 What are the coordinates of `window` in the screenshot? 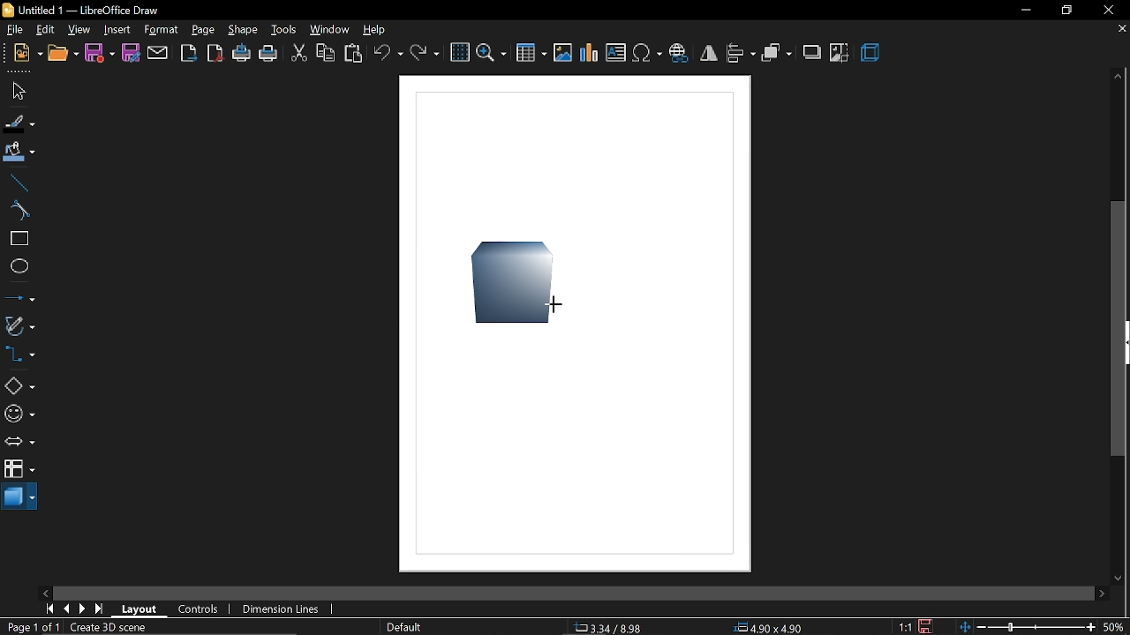 It's located at (333, 29).